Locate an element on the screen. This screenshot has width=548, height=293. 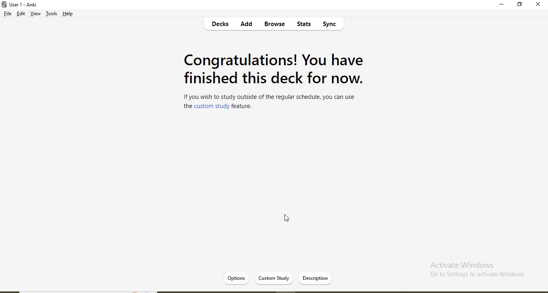
get started is located at coordinates (240, 277).